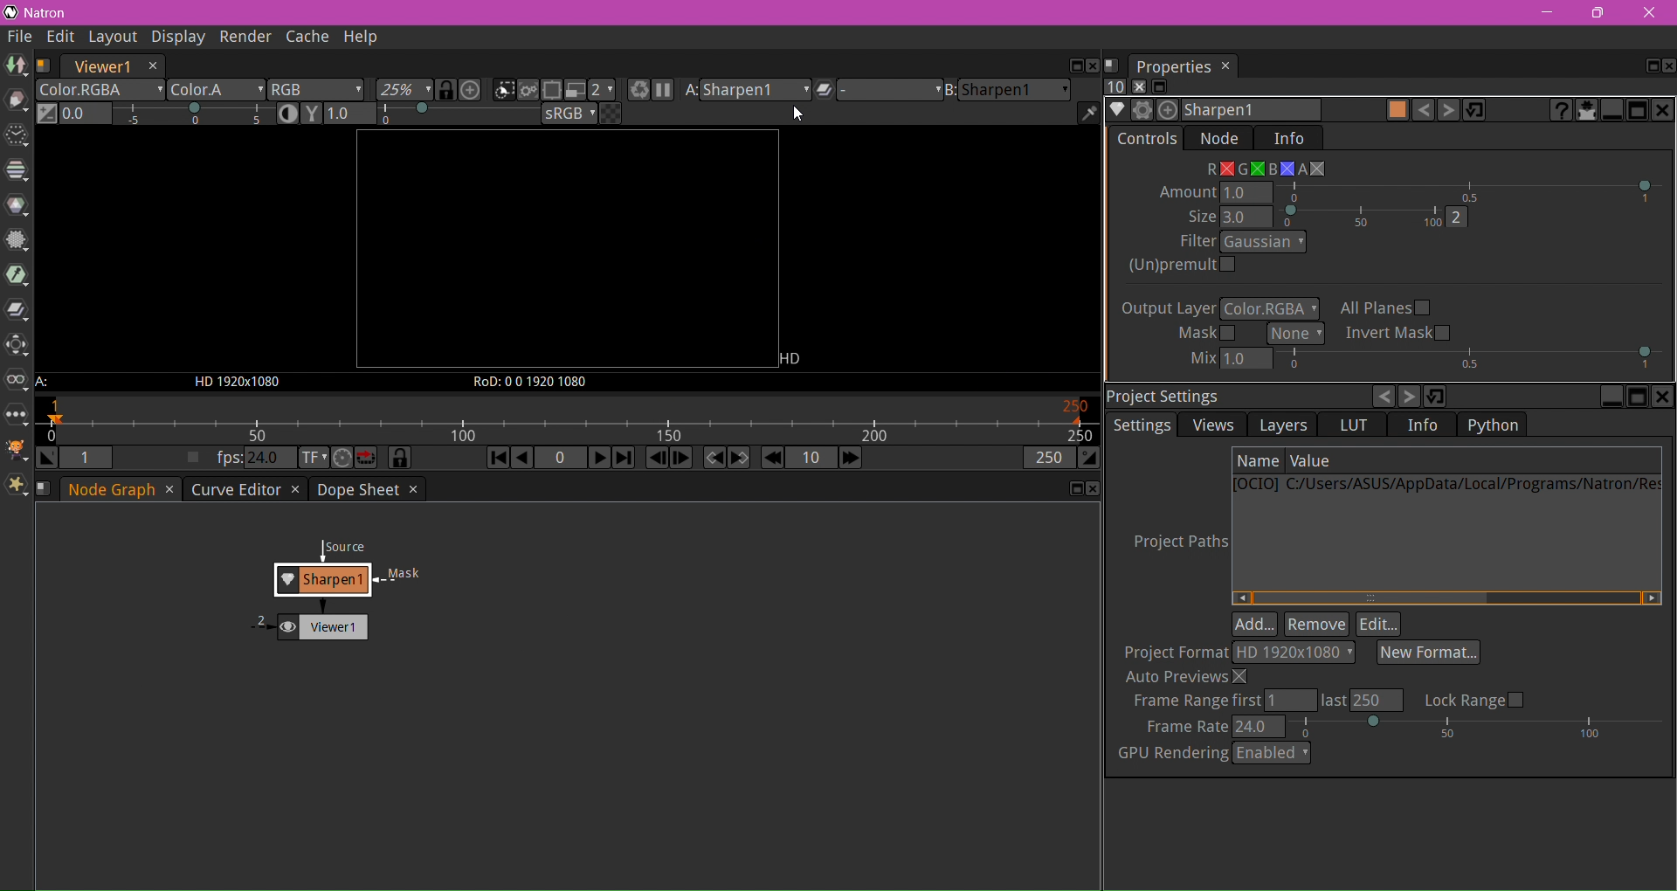  I want to click on Image format, so click(797, 357).